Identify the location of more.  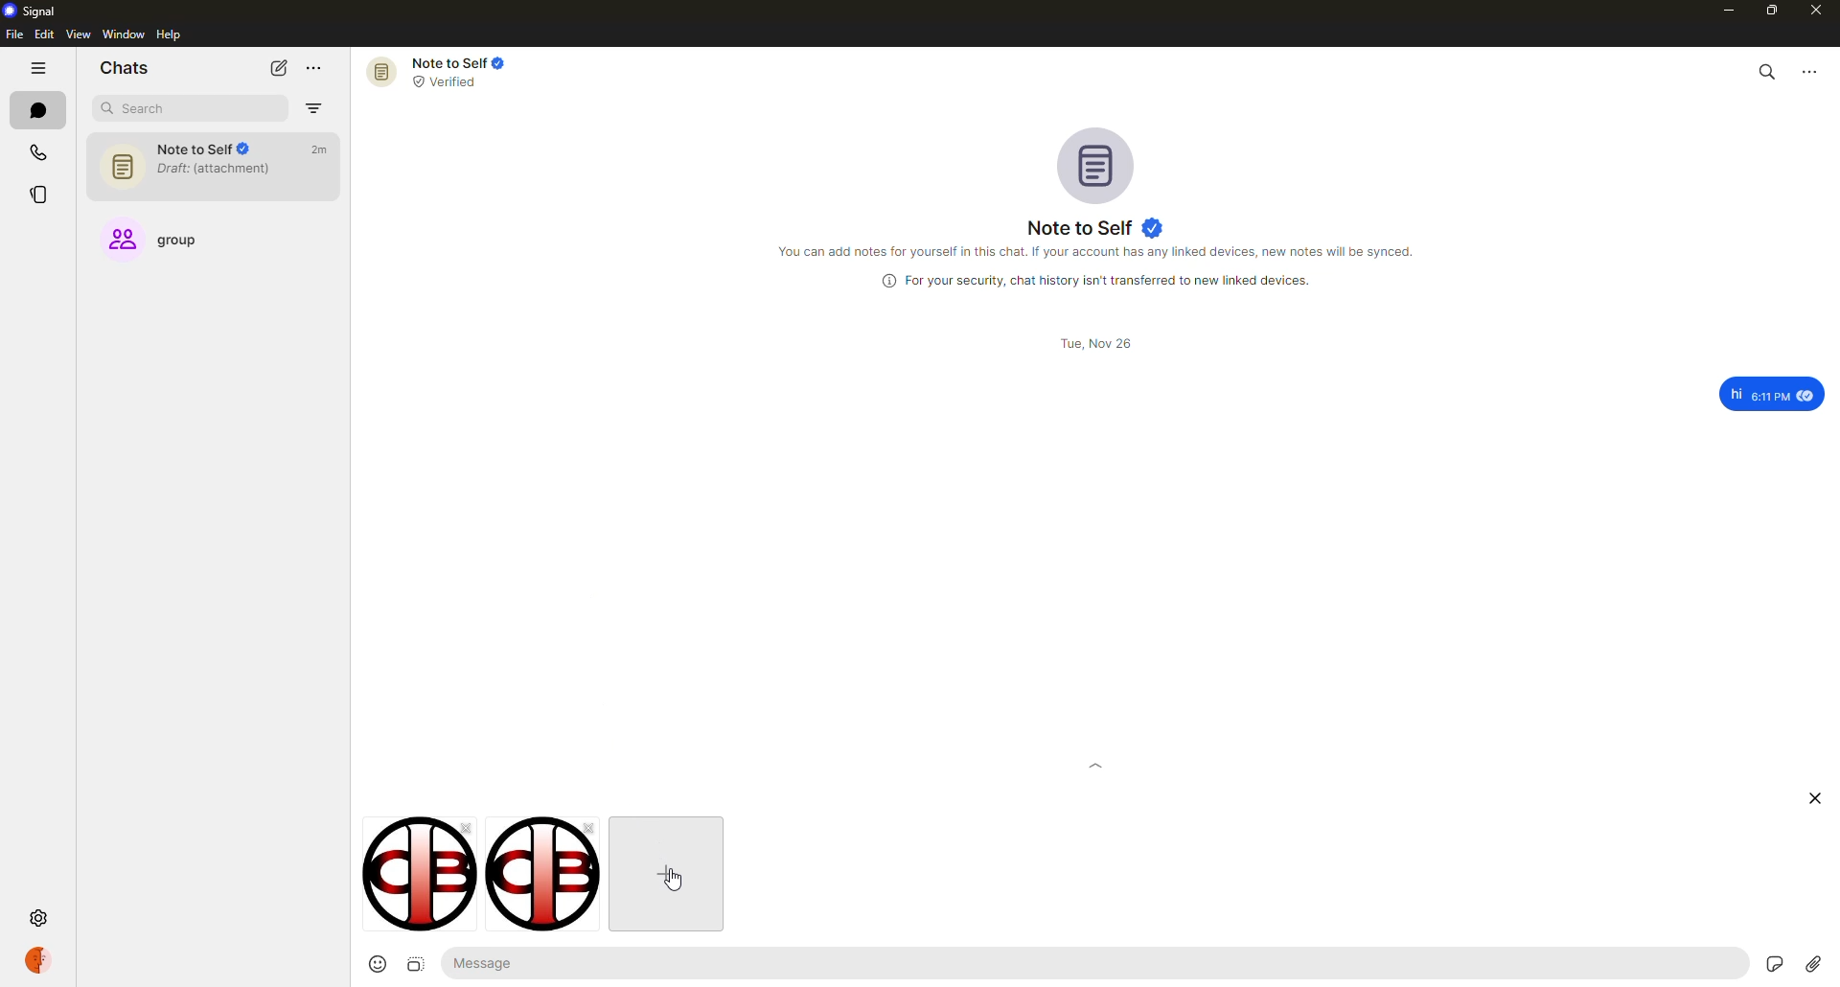
(1812, 71).